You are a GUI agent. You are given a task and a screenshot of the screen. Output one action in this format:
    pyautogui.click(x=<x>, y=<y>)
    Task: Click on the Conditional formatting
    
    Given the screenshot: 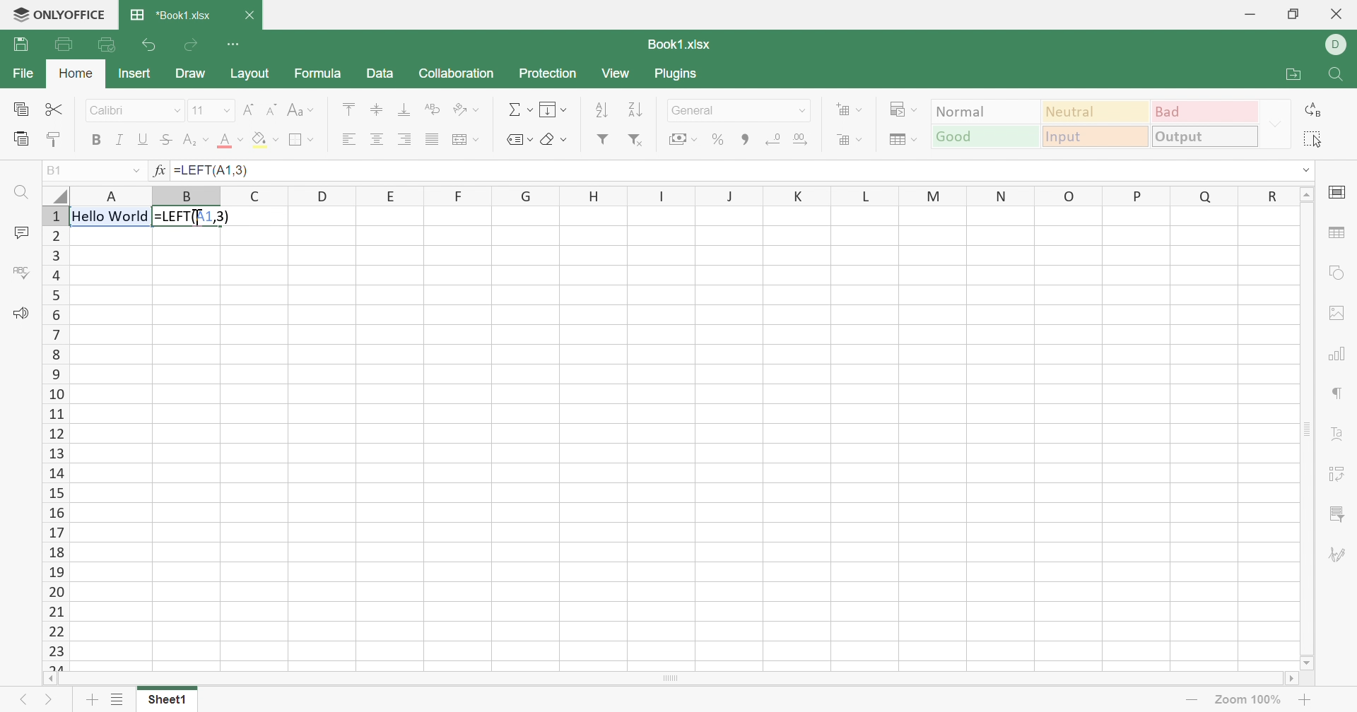 What is the action you would take?
    pyautogui.click(x=903, y=110)
    